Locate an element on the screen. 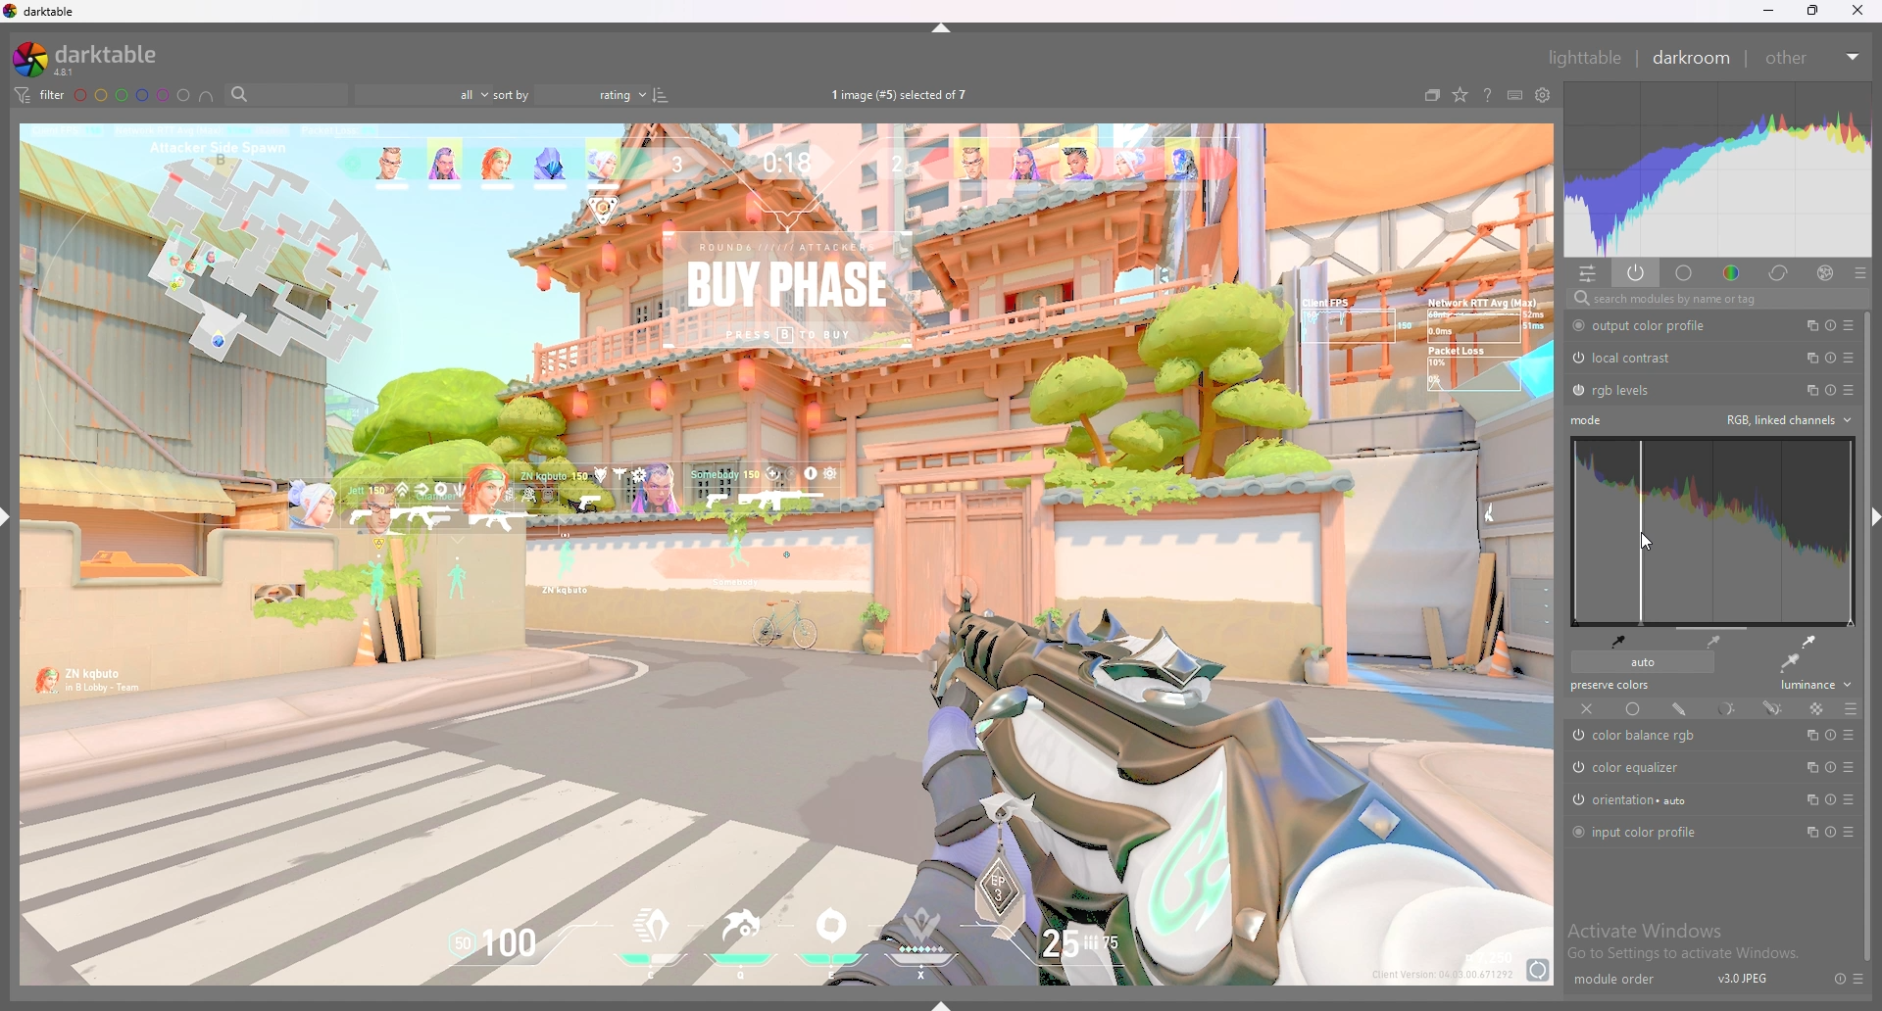  switched on is located at coordinates (1582, 737).